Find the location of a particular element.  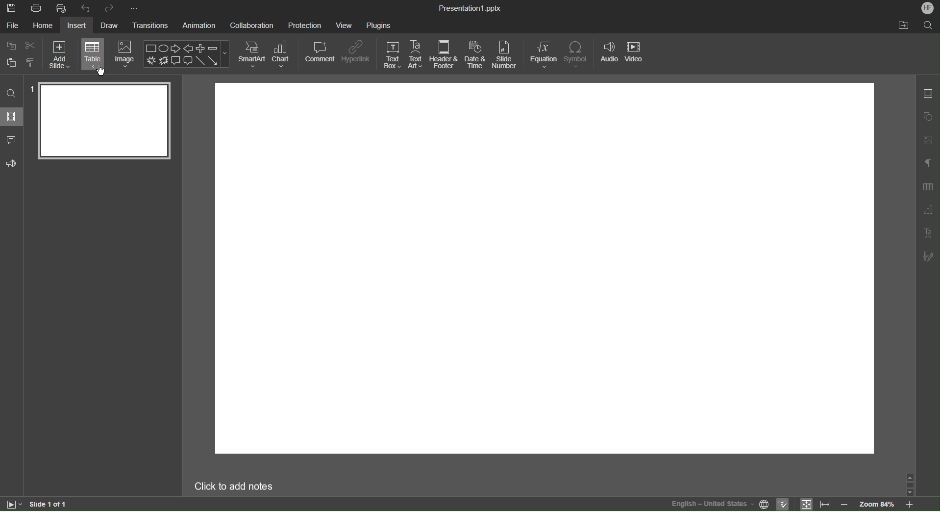

English - United States is located at coordinates (712, 504).